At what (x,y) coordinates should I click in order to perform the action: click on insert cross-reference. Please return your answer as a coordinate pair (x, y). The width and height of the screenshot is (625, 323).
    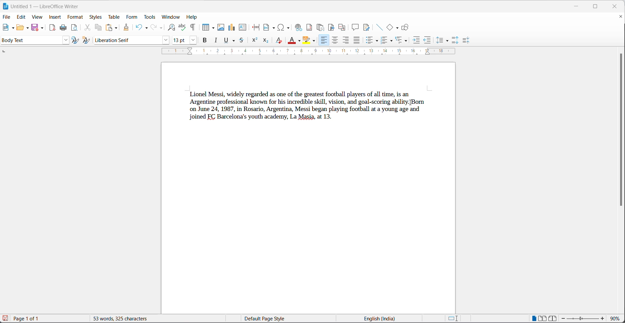
    Looking at the image, I should click on (343, 28).